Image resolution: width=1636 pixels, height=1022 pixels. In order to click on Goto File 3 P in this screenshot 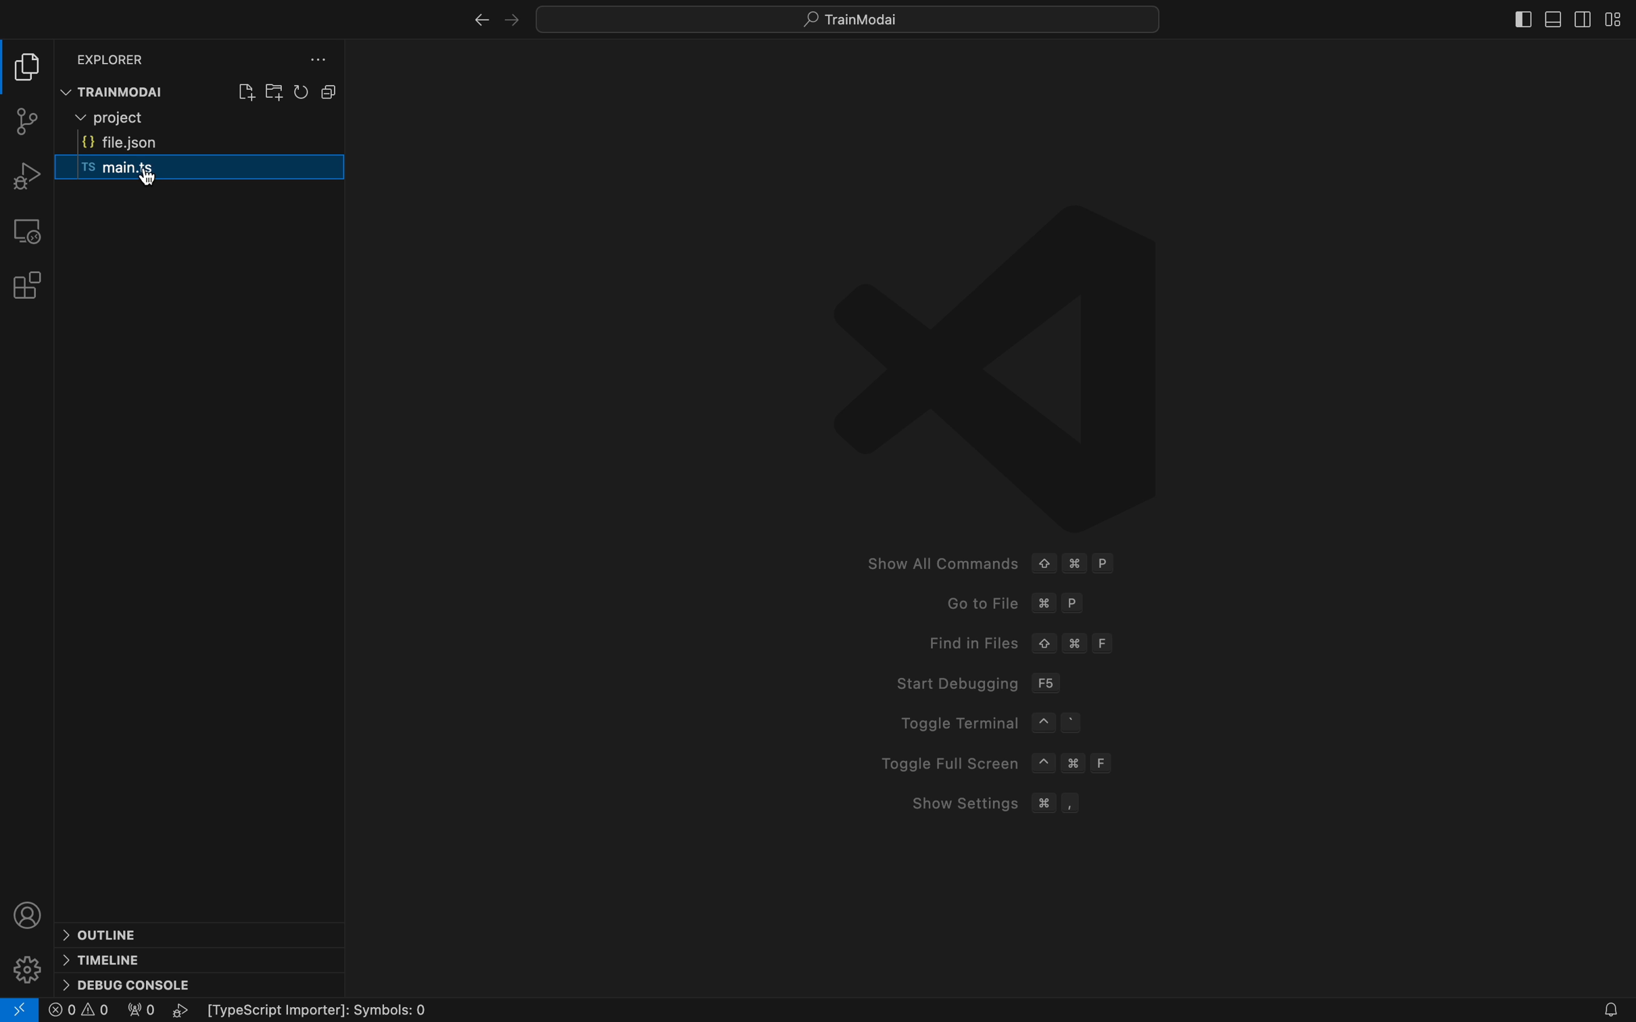, I will do `click(1003, 604)`.